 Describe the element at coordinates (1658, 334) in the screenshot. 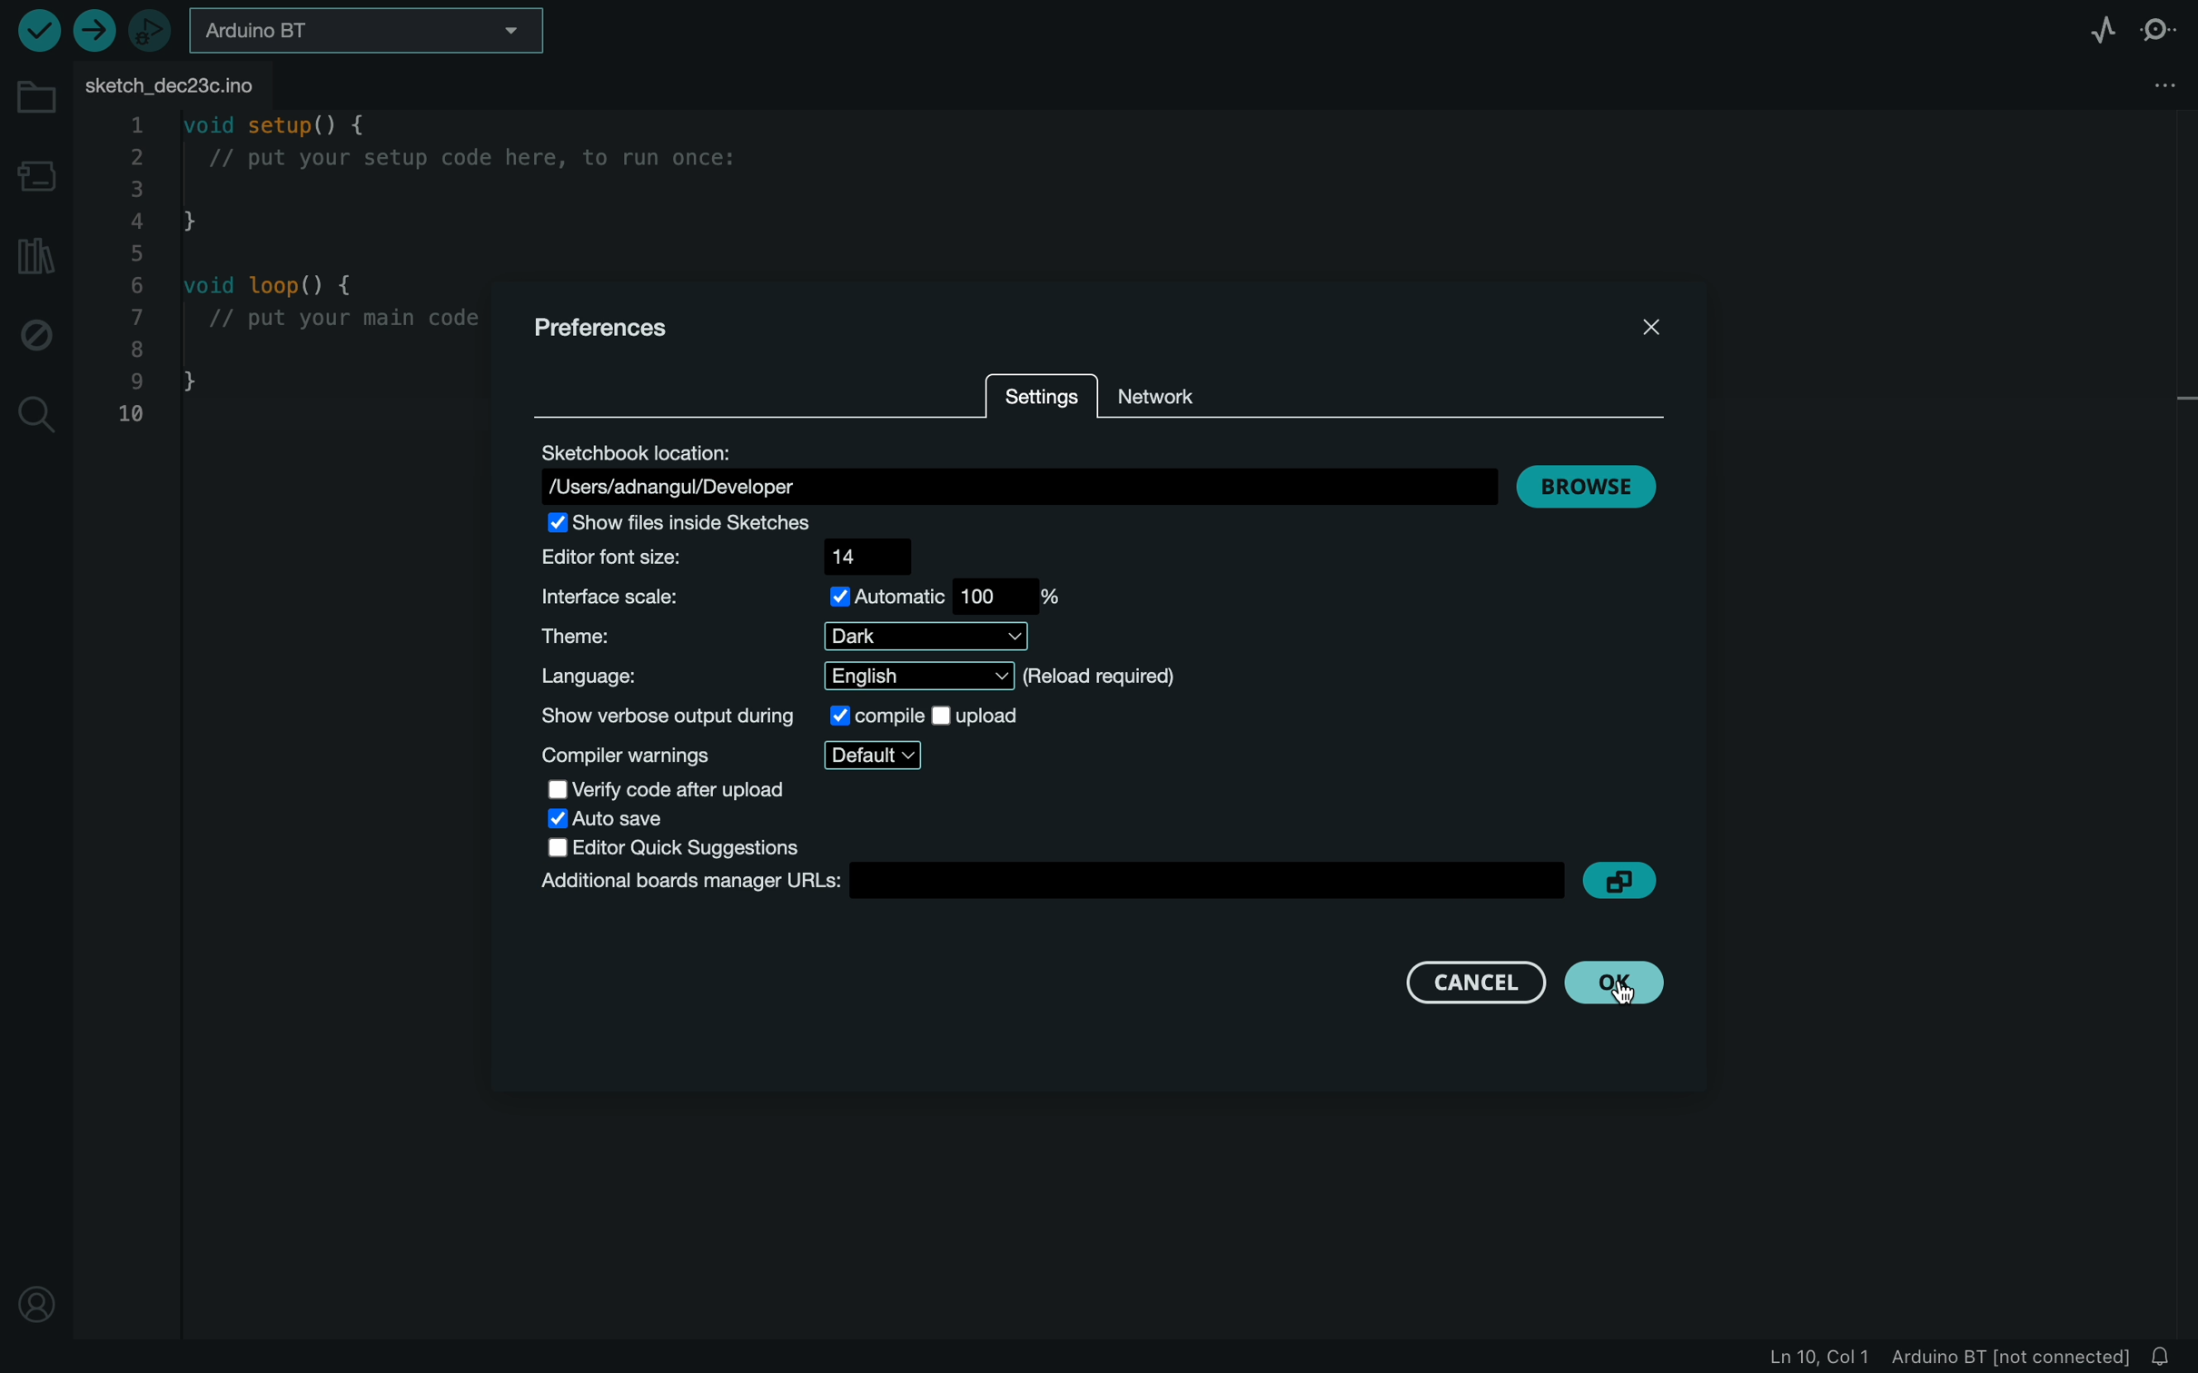

I see `close` at that location.